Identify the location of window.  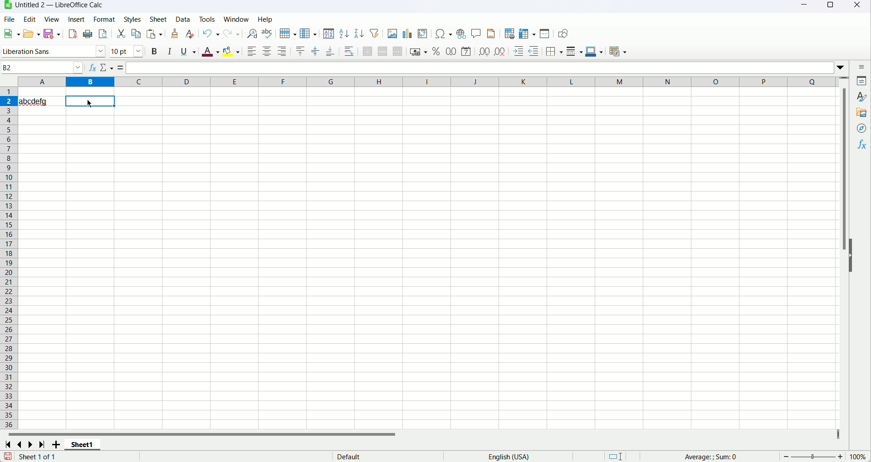
(236, 19).